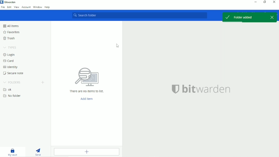 The image size is (279, 157). I want to click on Bitwarden, so click(10, 2).